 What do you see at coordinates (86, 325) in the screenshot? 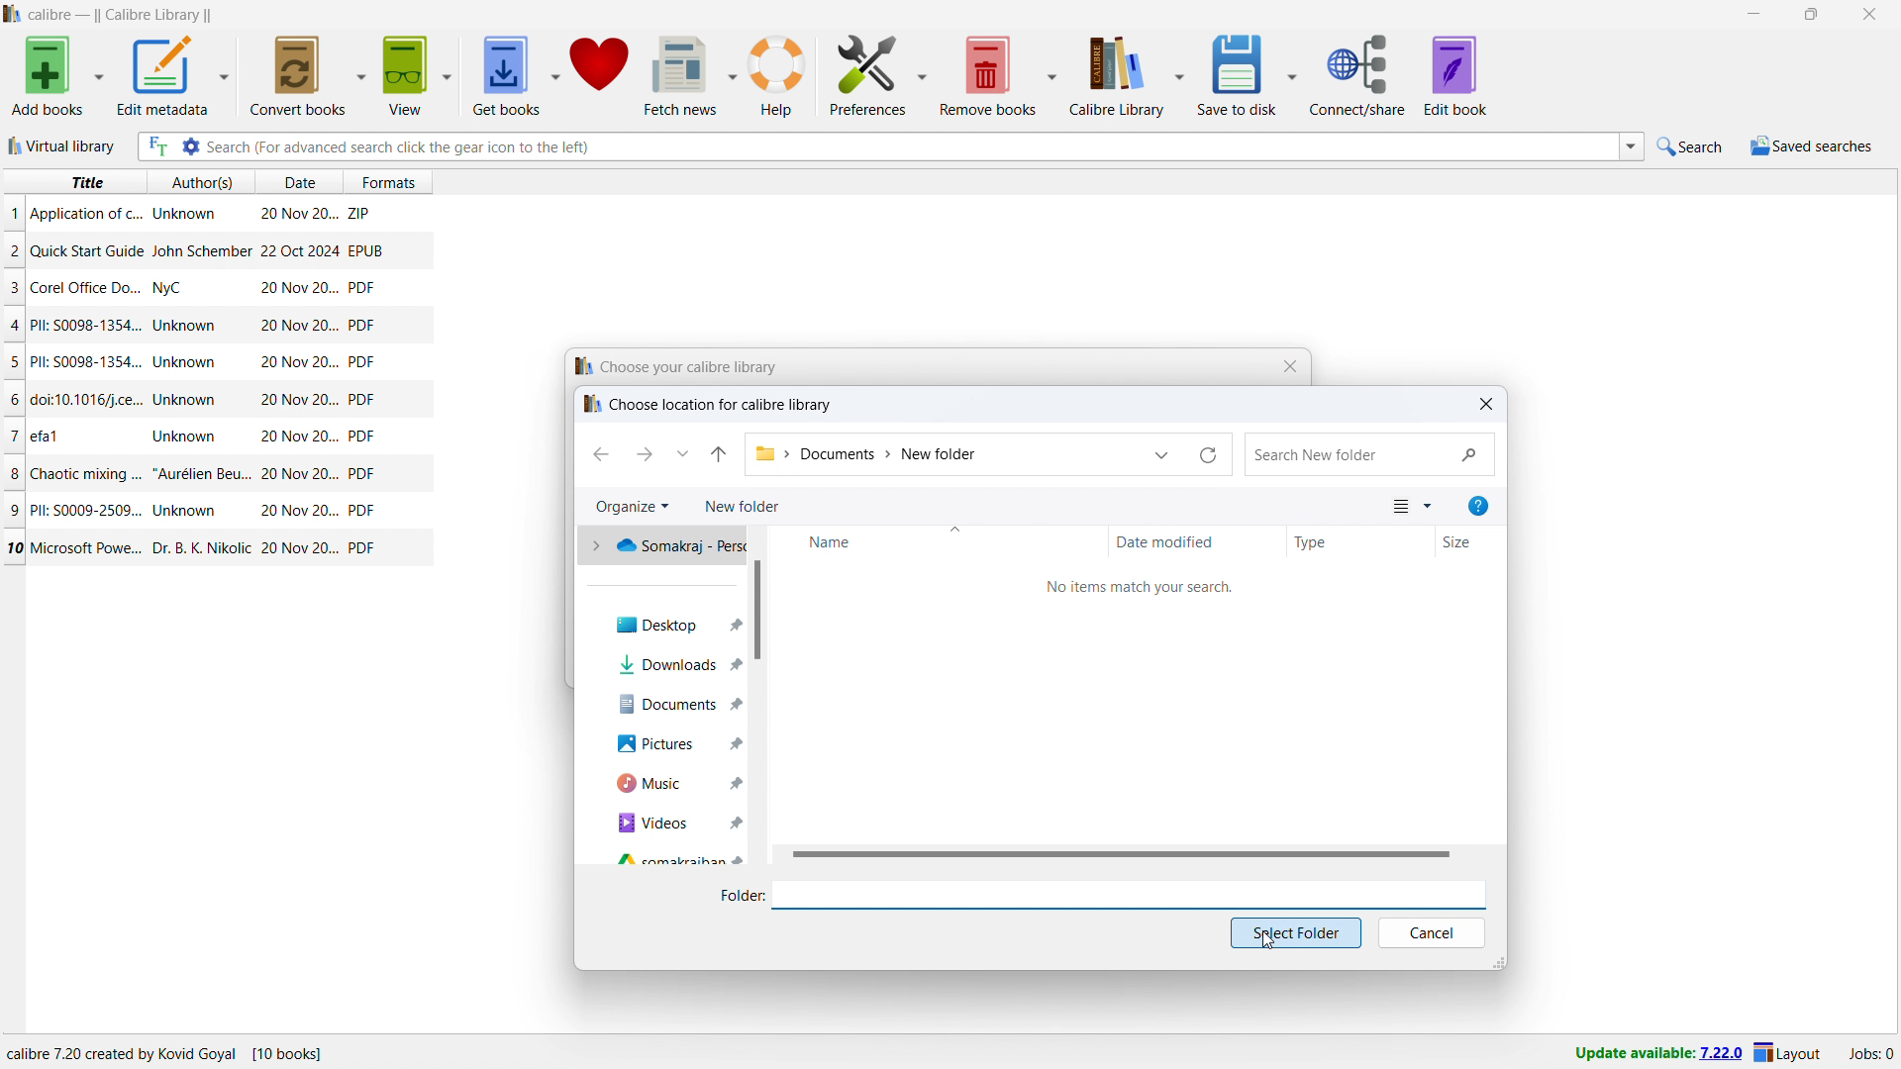
I see `Title` at bounding box center [86, 325].